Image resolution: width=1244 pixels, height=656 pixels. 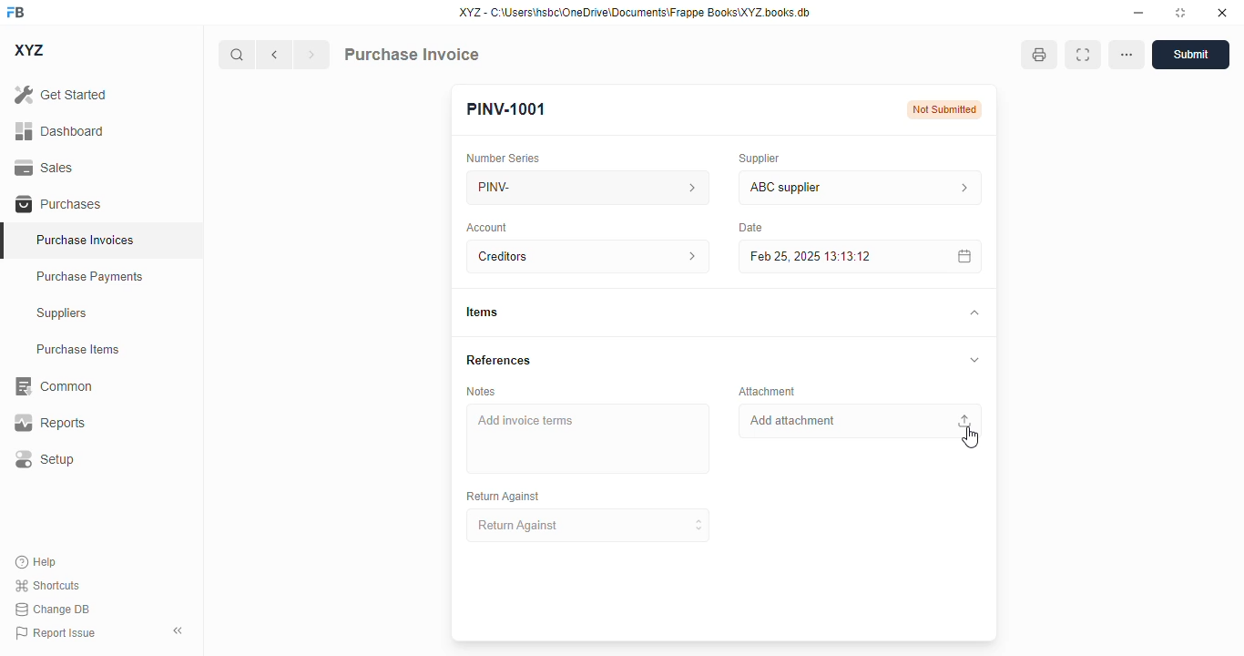 I want to click on purchase invoices, so click(x=87, y=240).